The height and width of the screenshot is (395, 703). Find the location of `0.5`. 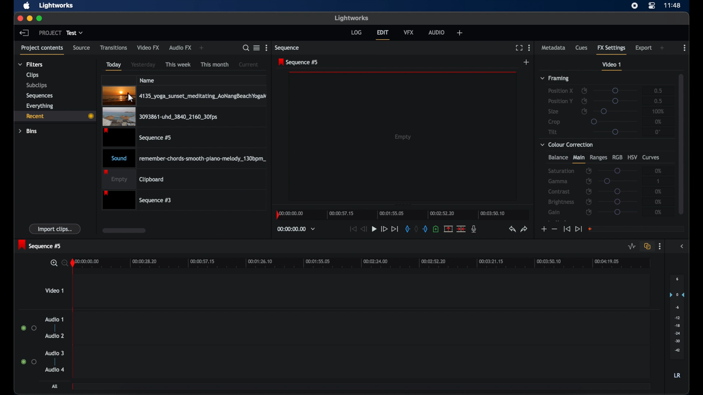

0.5 is located at coordinates (657, 90).